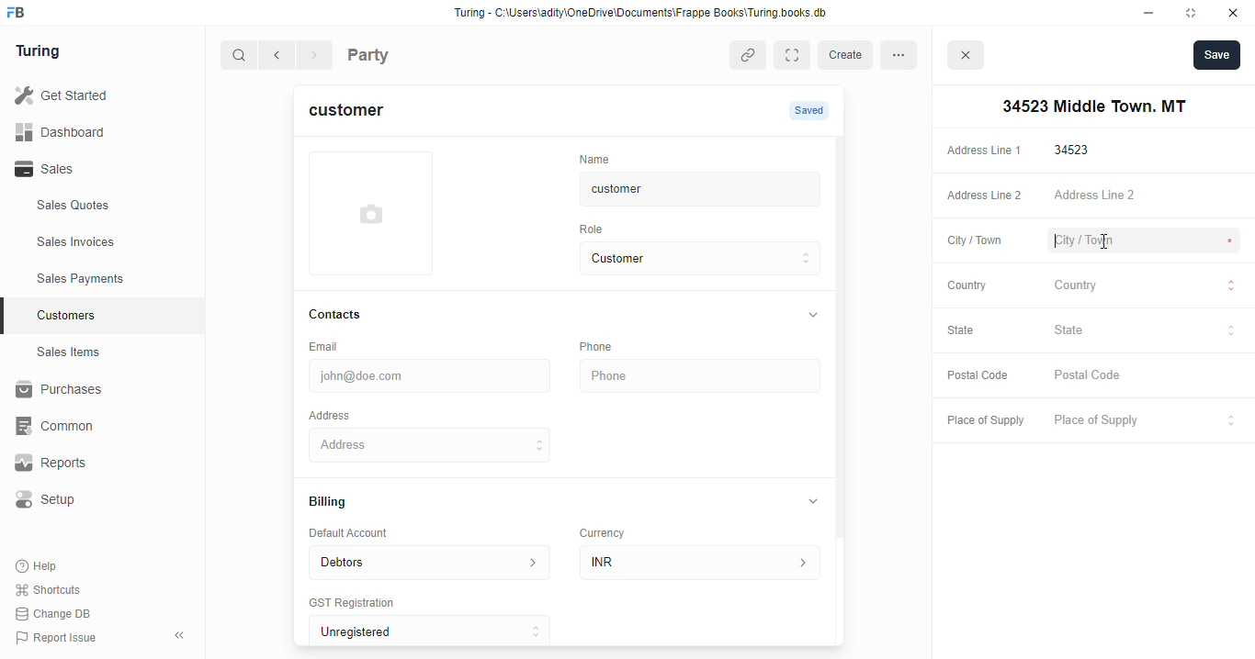 The height and width of the screenshot is (659, 1255). What do you see at coordinates (597, 229) in the screenshot?
I see `Role` at bounding box center [597, 229].